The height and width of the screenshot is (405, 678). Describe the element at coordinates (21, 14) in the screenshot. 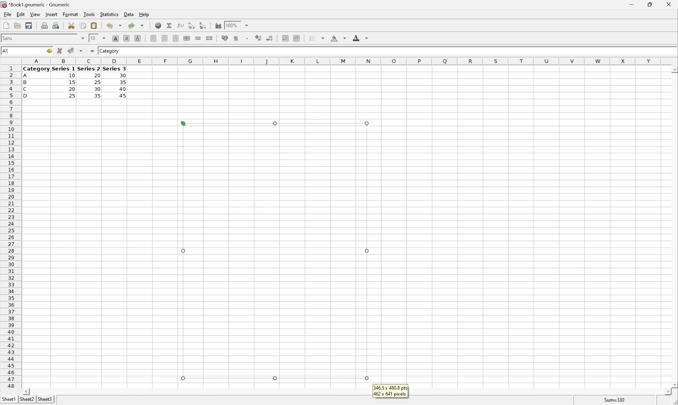

I see `Edit` at that location.